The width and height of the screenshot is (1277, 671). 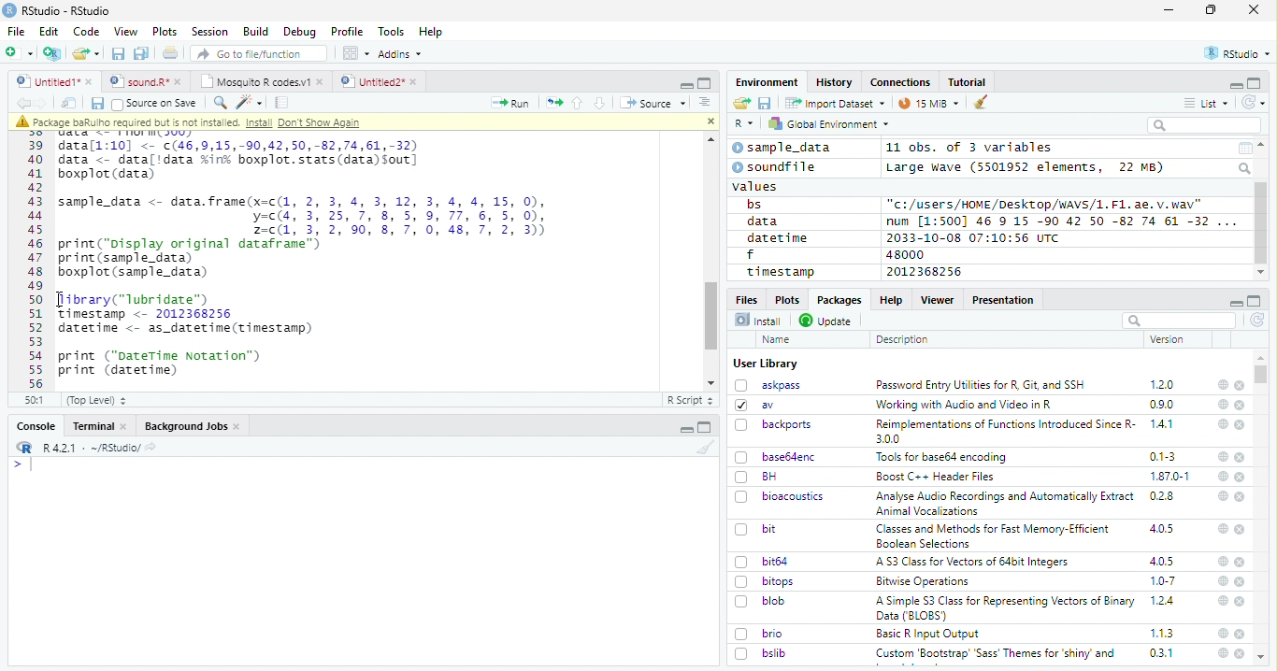 I want to click on Boost C++ Header Files, so click(x=933, y=478).